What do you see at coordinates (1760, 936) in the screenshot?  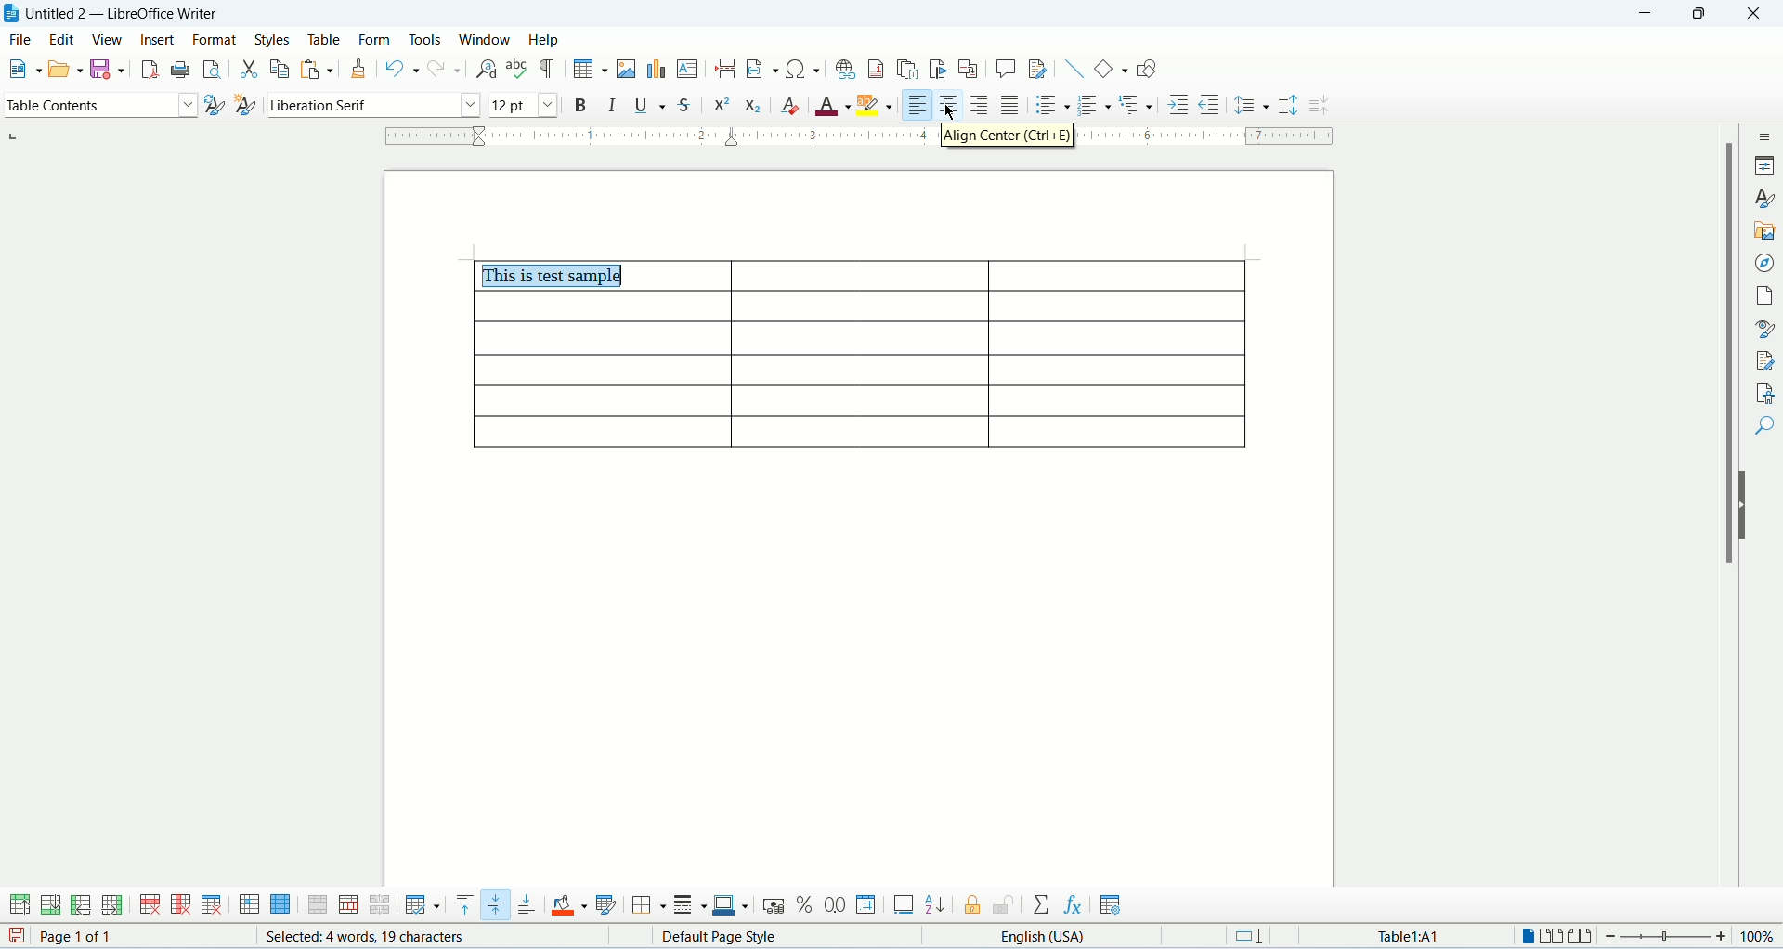 I see `zoom percemt` at bounding box center [1760, 936].